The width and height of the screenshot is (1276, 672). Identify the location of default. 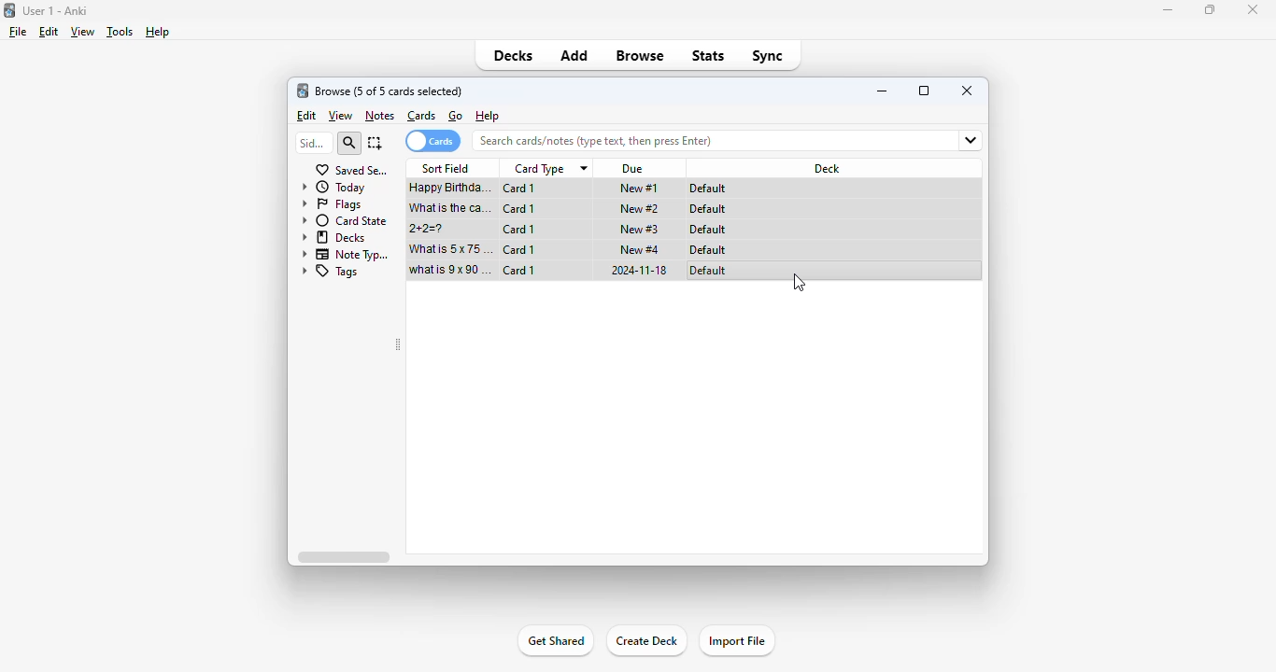
(707, 230).